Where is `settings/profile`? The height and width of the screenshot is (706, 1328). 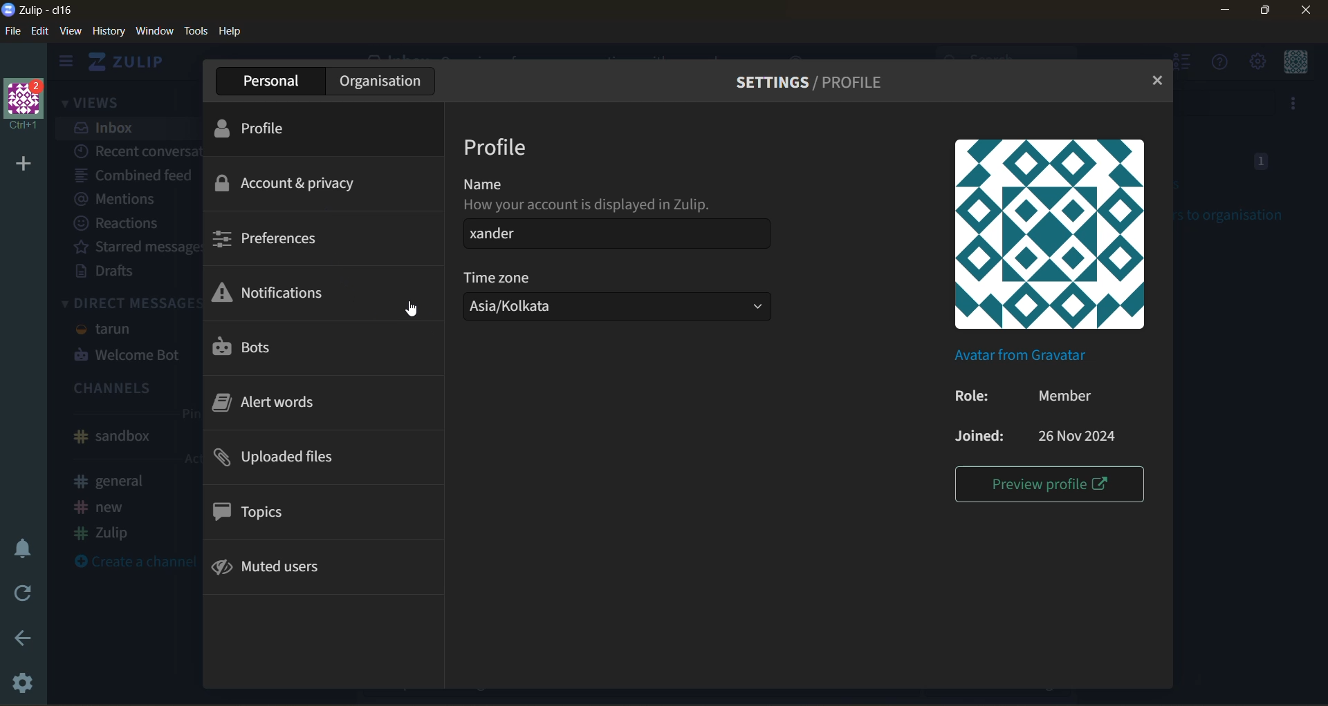 settings/profile is located at coordinates (808, 84).